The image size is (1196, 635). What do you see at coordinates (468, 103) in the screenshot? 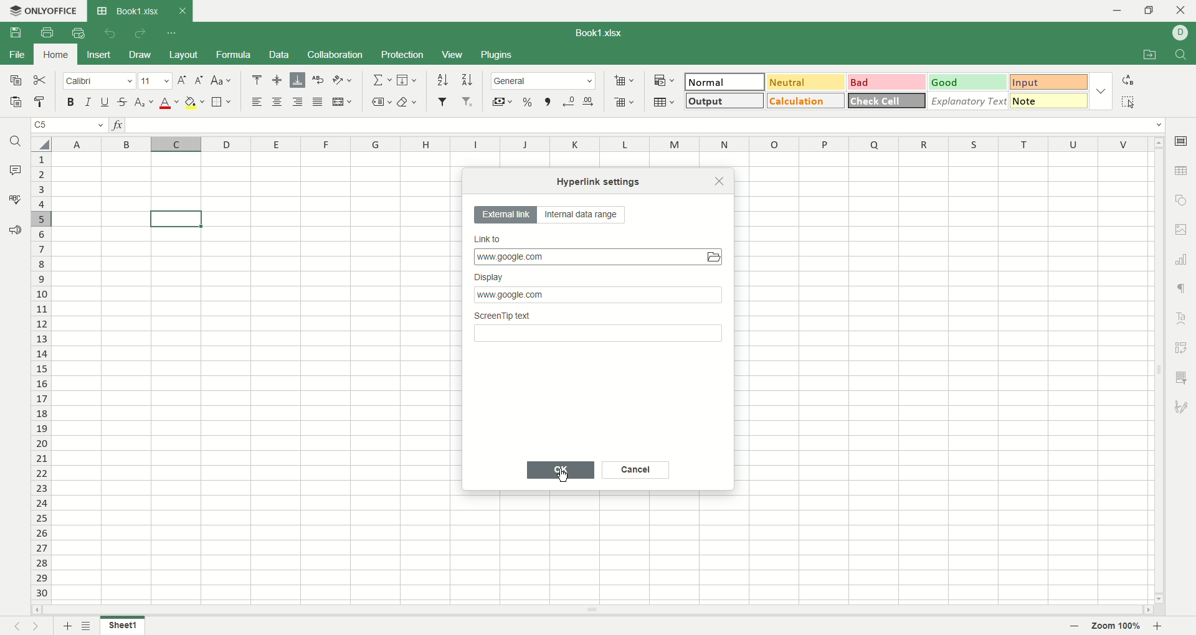
I see `remove filter` at bounding box center [468, 103].